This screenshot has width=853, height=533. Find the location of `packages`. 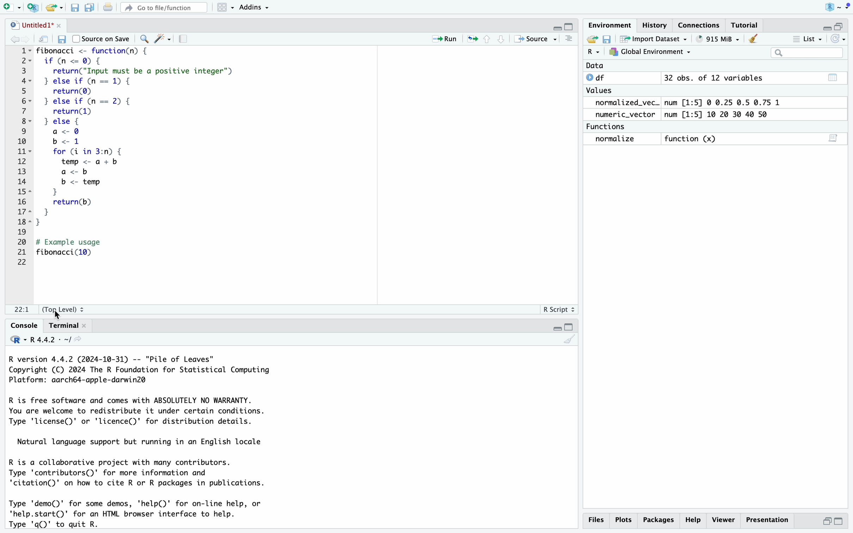

packages is located at coordinates (658, 521).